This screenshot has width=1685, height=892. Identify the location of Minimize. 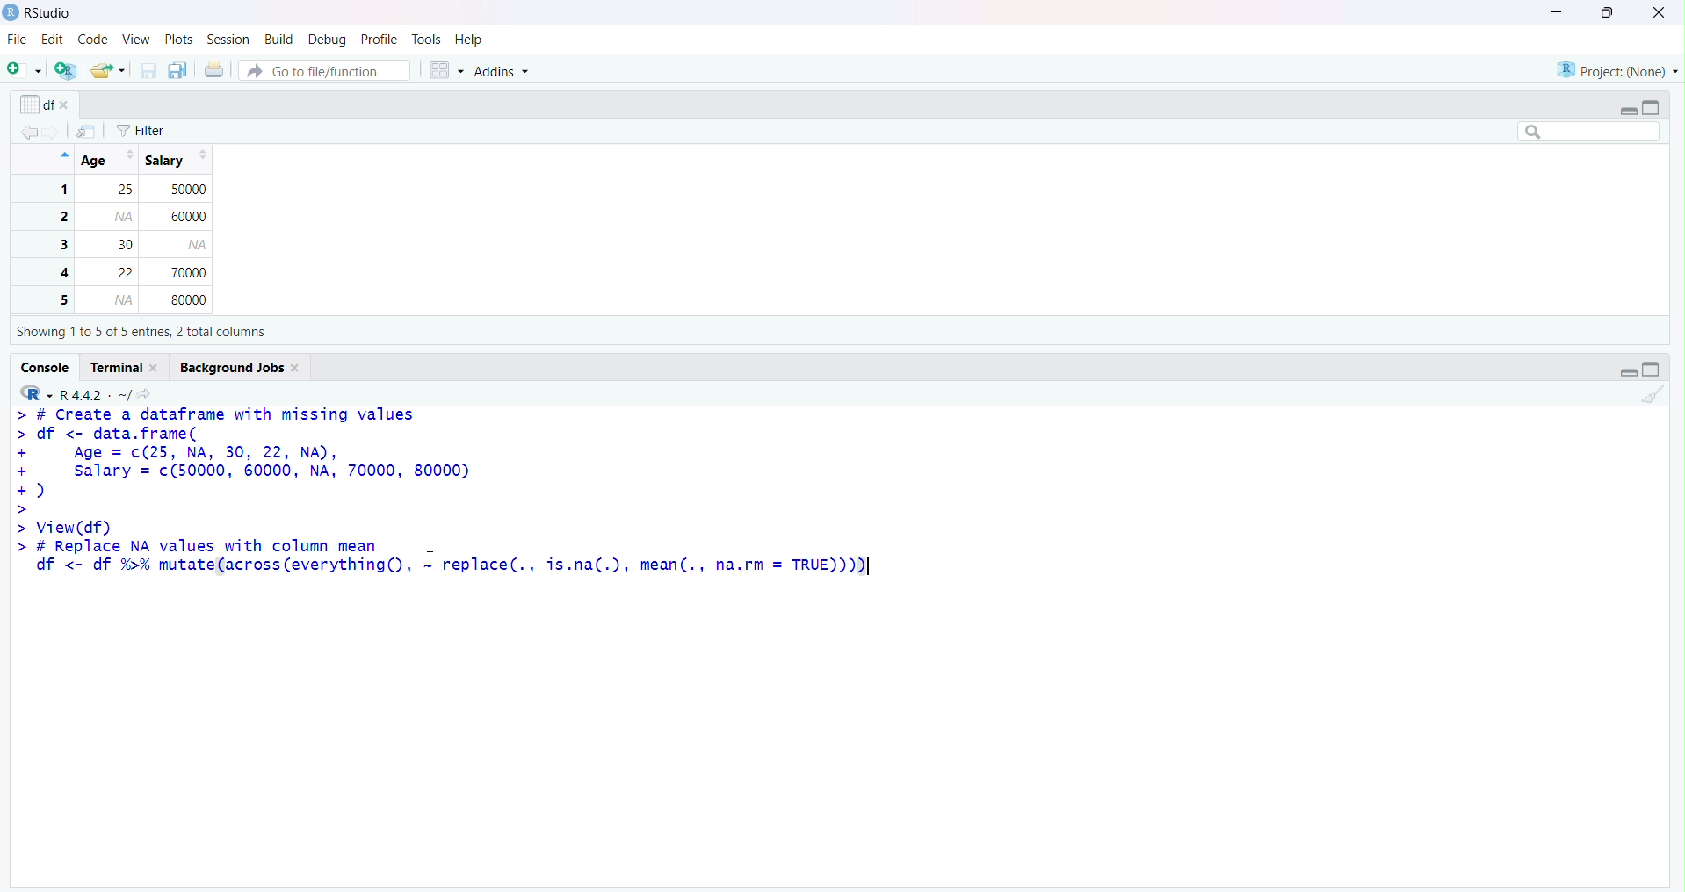
(1554, 11).